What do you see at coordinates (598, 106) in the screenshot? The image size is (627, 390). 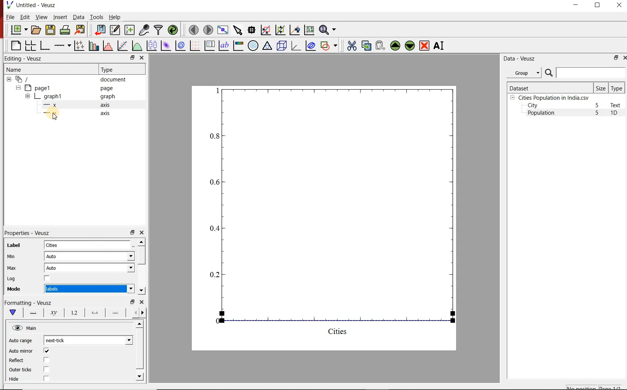 I see `5` at bounding box center [598, 106].